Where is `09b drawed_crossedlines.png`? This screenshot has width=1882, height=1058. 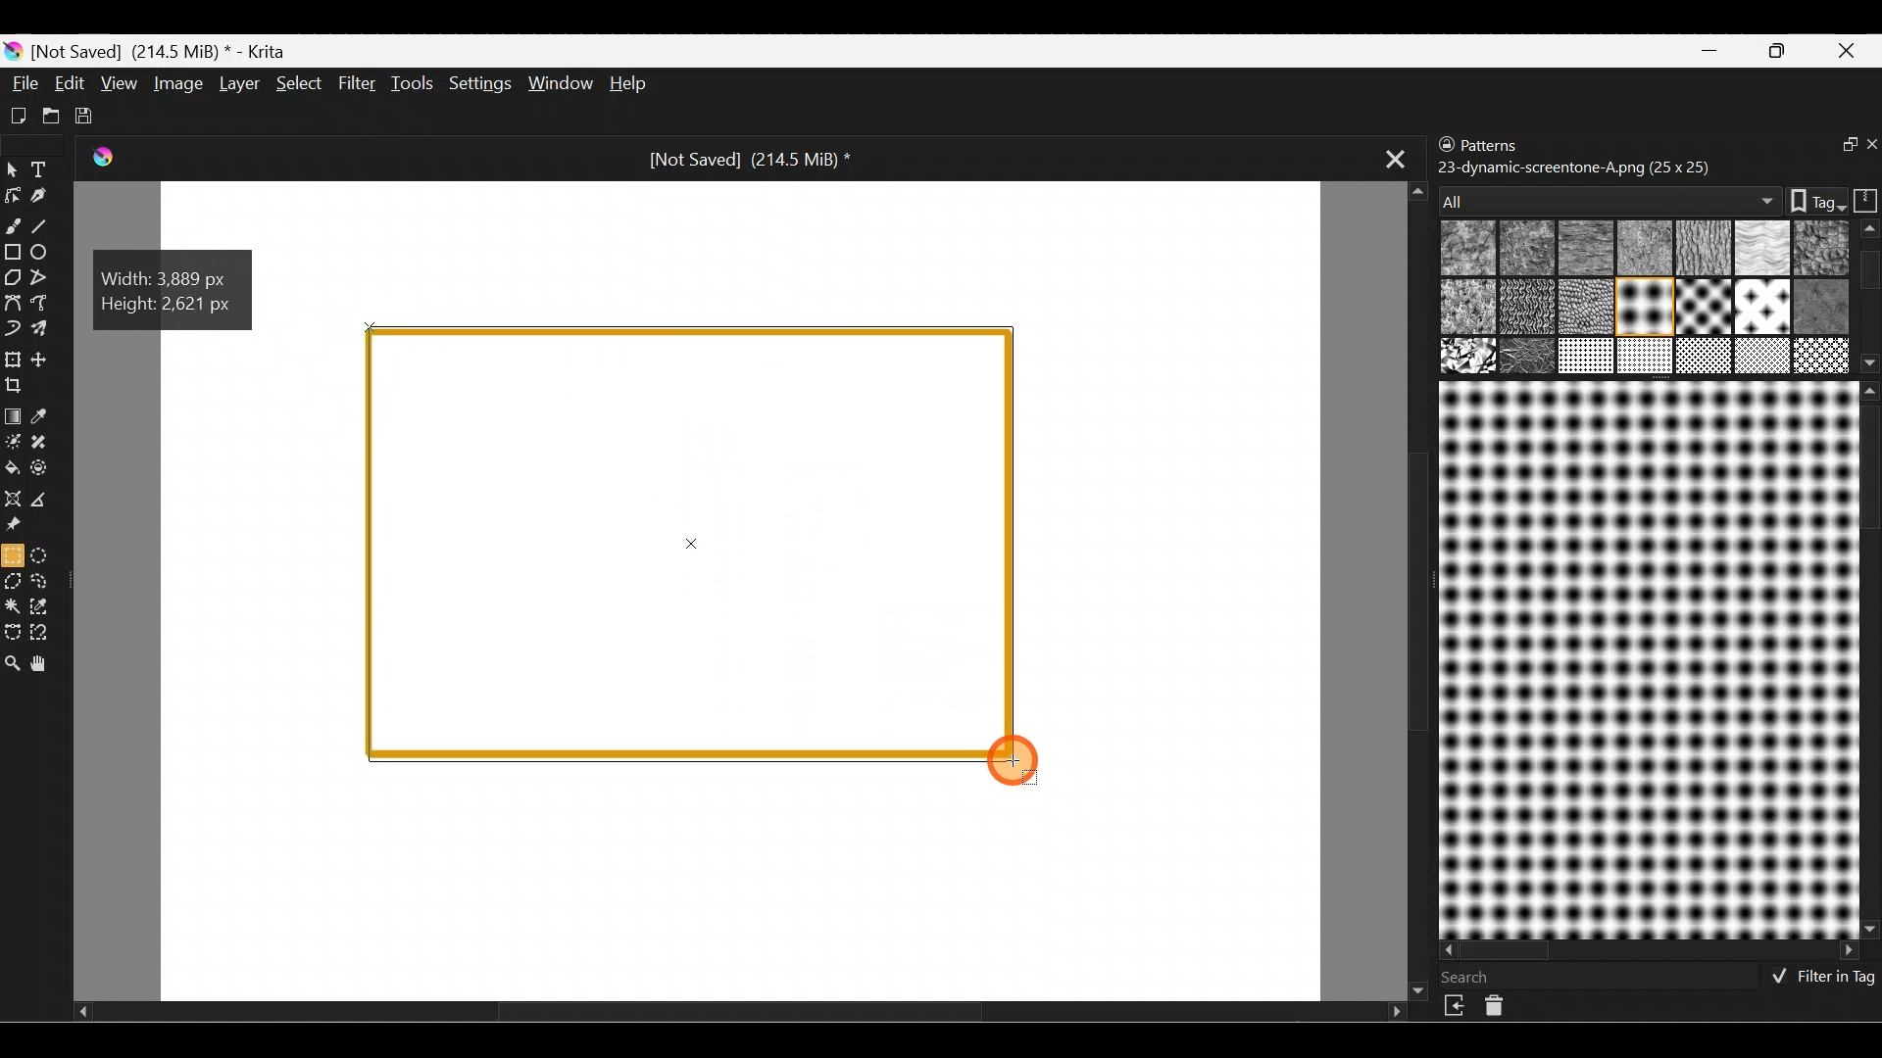
09b drawed_crossedlines.png is located at coordinates (1583, 307).